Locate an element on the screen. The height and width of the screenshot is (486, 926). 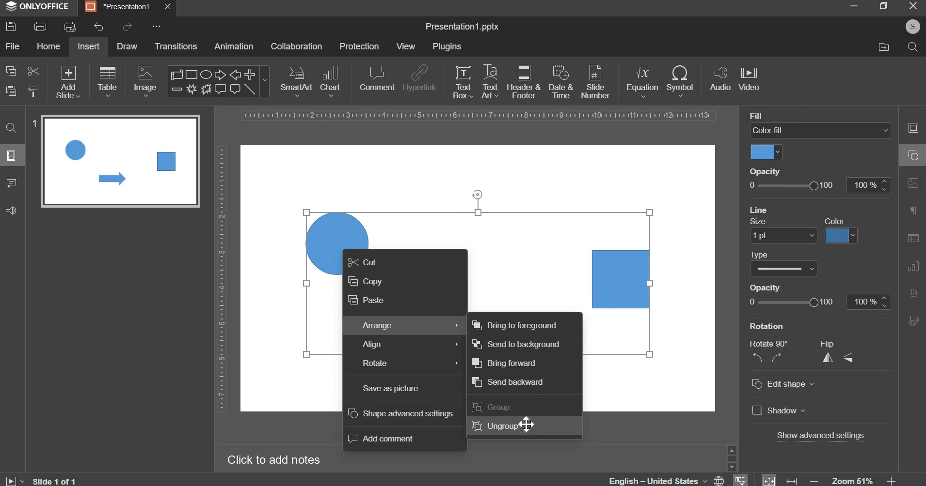
opacity is located at coordinates (818, 302).